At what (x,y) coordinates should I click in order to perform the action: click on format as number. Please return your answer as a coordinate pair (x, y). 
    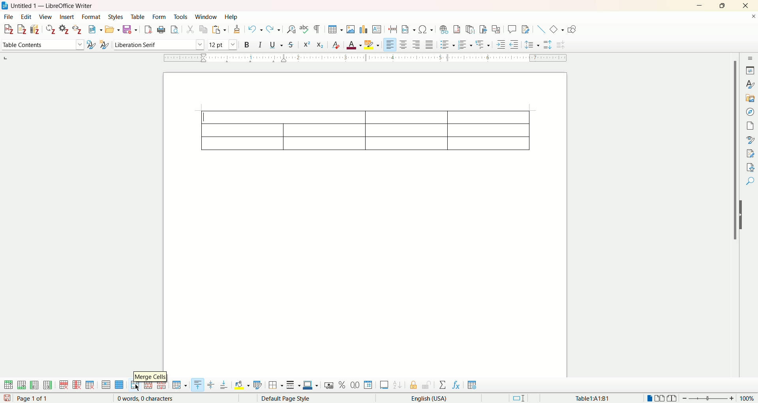
    Looking at the image, I should click on (370, 384).